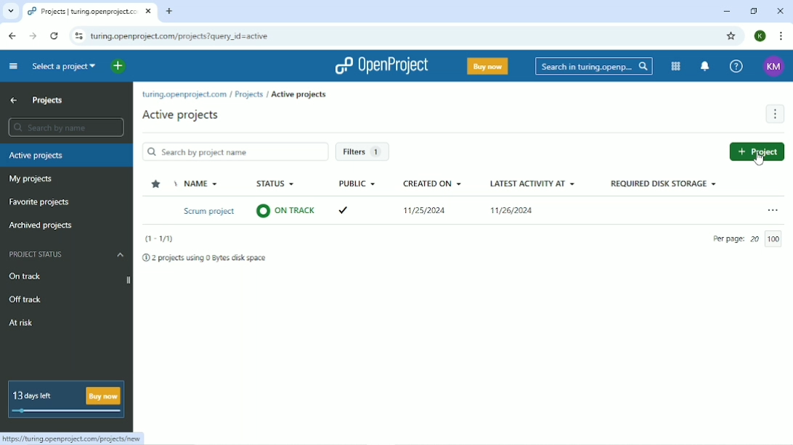 The width and height of the screenshot is (793, 445). Describe the element at coordinates (67, 254) in the screenshot. I see `Project status` at that location.